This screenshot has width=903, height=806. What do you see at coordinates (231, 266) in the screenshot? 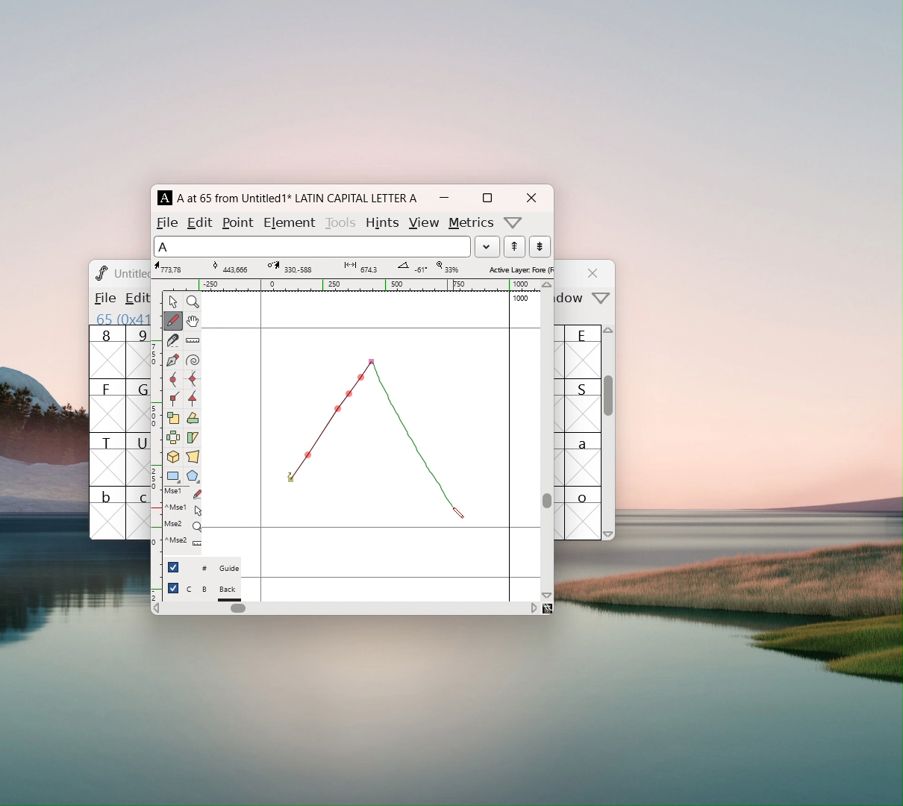
I see `tangent` at bounding box center [231, 266].